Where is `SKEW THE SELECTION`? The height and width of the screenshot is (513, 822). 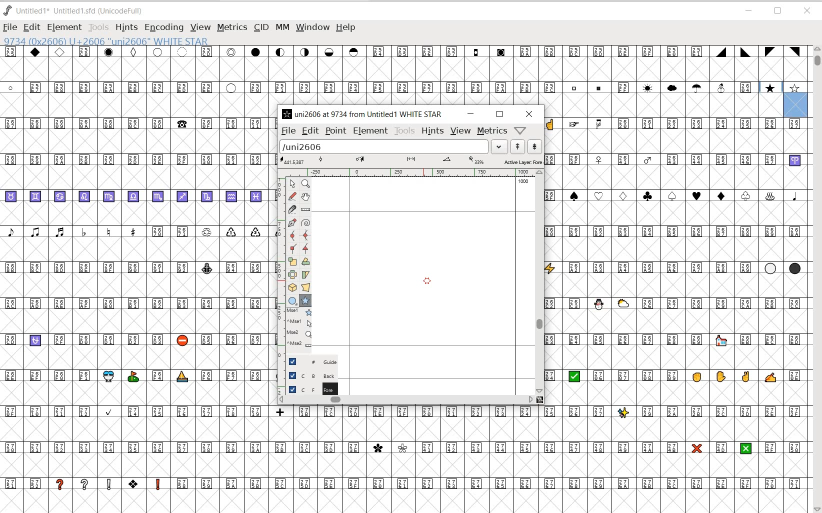
SKEW THE SELECTION is located at coordinates (306, 275).